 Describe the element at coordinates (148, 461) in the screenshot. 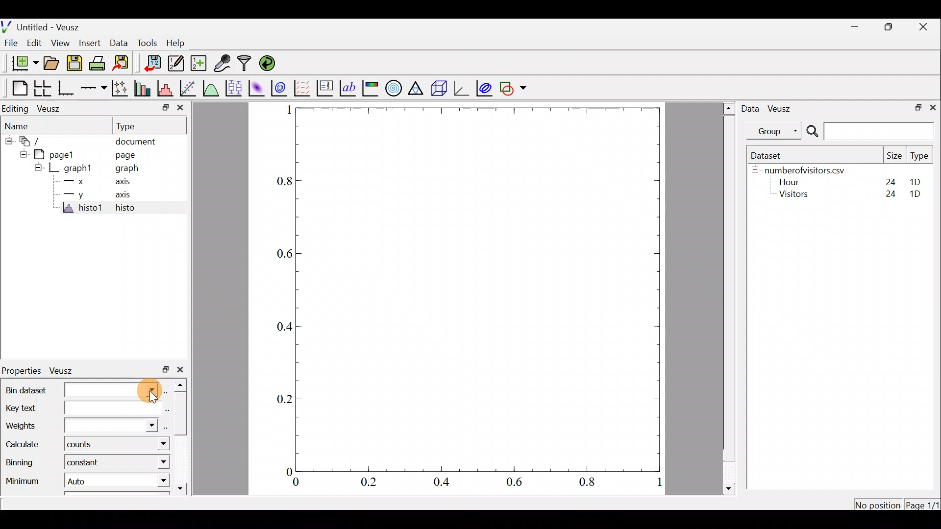

I see `Binning dropdown` at that location.